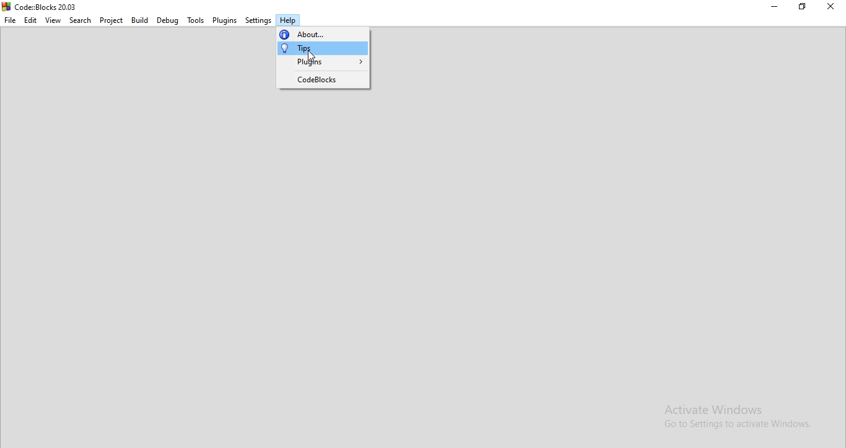 This screenshot has width=846, height=448. I want to click on Project , so click(110, 20).